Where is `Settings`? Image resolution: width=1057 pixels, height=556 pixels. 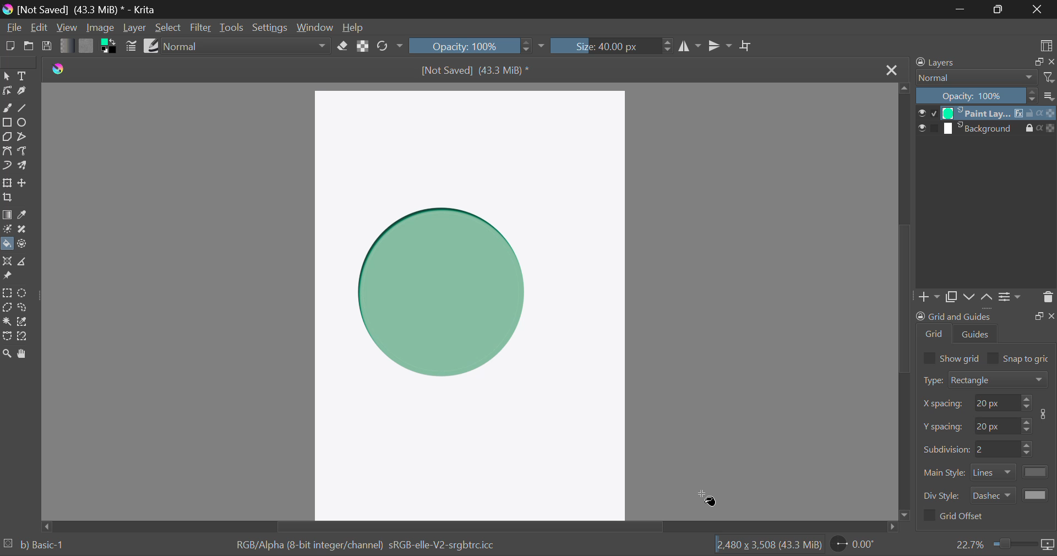 Settings is located at coordinates (269, 28).